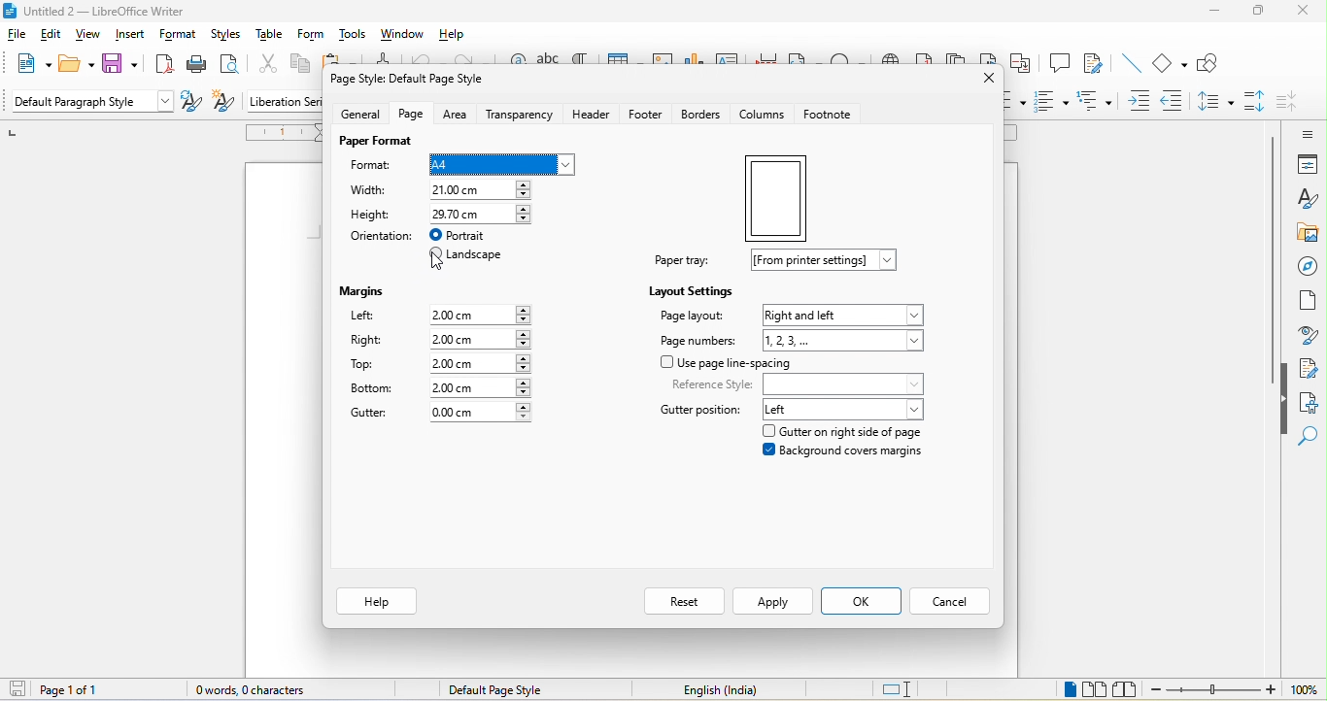 The height and width of the screenshot is (701, 1327). Describe the element at coordinates (846, 407) in the screenshot. I see `left` at that location.